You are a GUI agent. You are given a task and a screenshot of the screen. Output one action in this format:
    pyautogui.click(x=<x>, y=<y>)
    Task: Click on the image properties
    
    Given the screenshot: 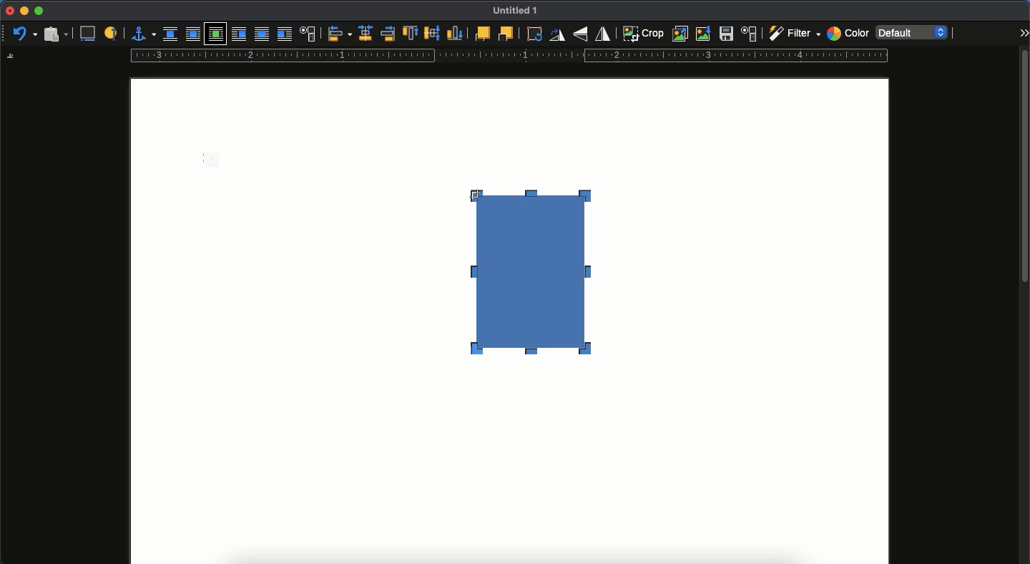 What is the action you would take?
    pyautogui.click(x=750, y=34)
    